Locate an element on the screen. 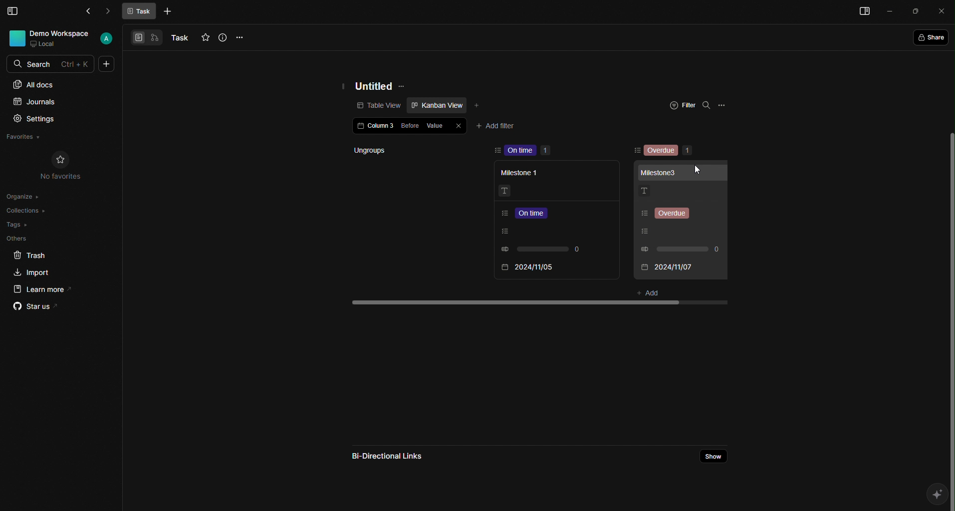 This screenshot has height=511, width=955. Overdue is located at coordinates (670, 151).